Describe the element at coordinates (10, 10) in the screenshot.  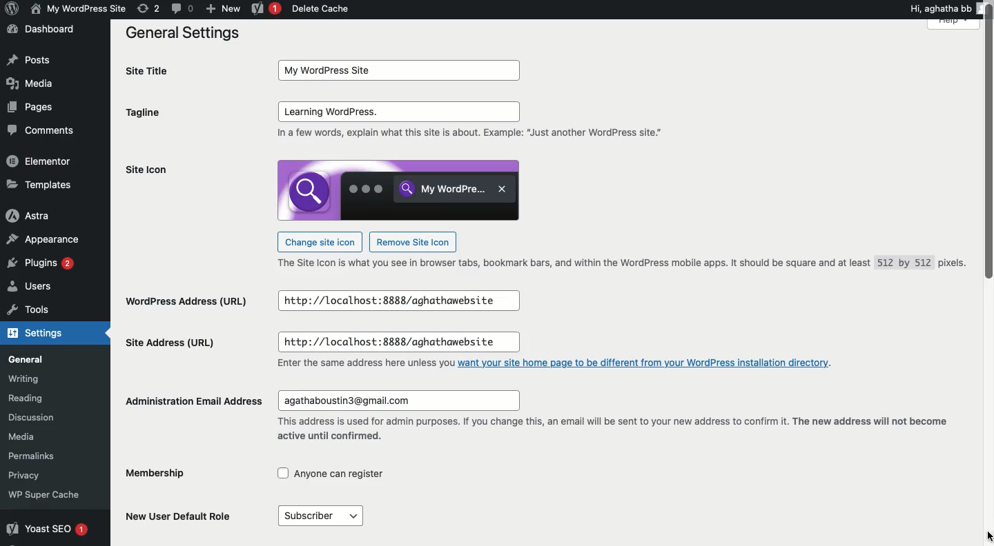
I see `Wordpress Logo` at that location.